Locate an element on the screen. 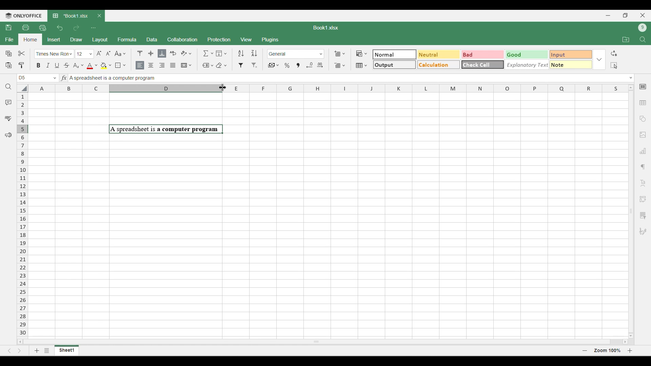 The image size is (651, 366). Underline is located at coordinates (57, 65).